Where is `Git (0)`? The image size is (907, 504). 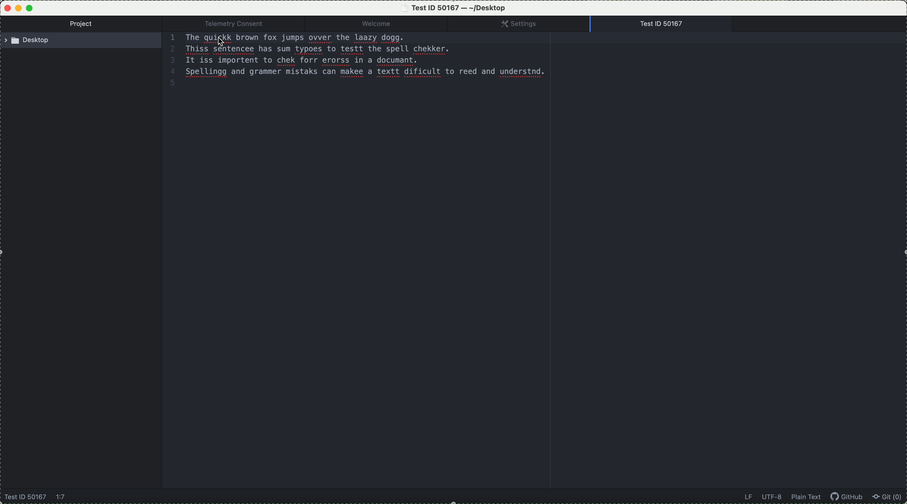
Git (0) is located at coordinates (889, 498).